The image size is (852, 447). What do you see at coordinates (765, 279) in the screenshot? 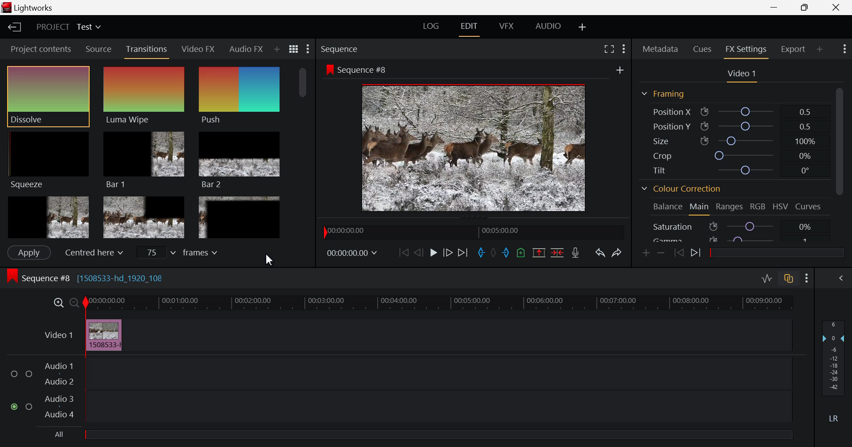
I see `Toggle Audio Levels Editing` at bounding box center [765, 279].